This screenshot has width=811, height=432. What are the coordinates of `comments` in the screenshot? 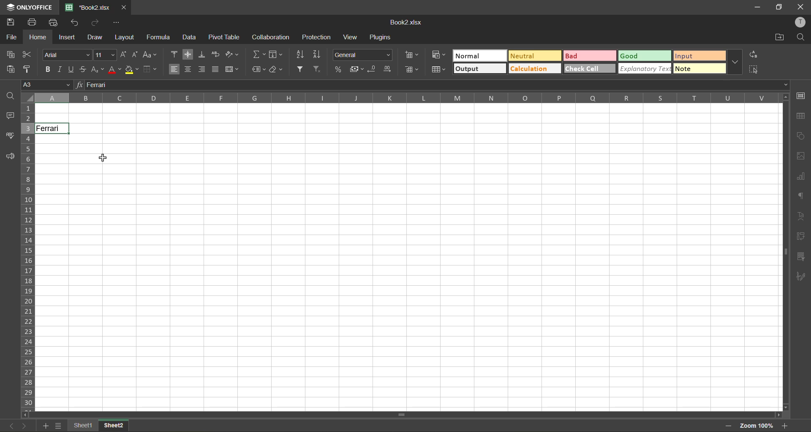 It's located at (8, 115).